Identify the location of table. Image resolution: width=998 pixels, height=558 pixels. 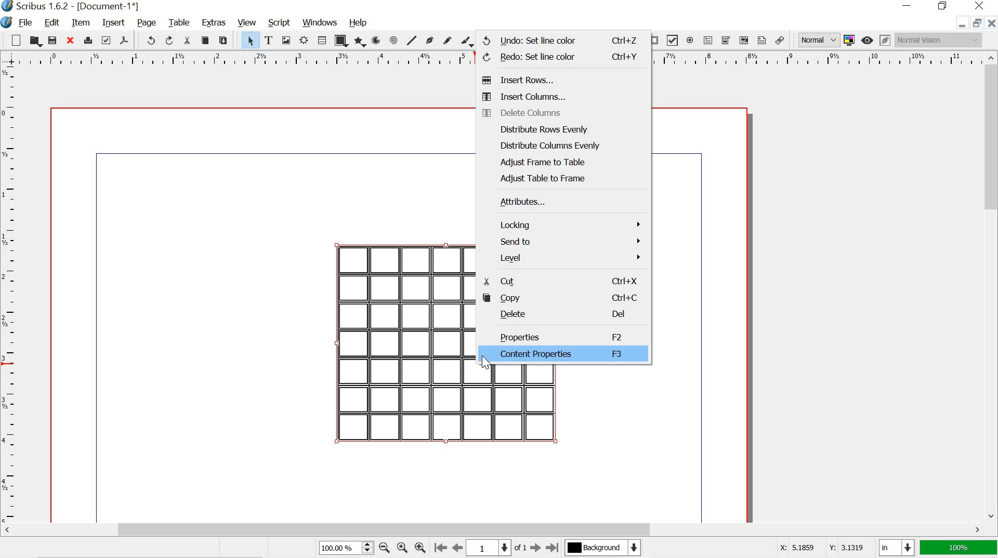
(179, 22).